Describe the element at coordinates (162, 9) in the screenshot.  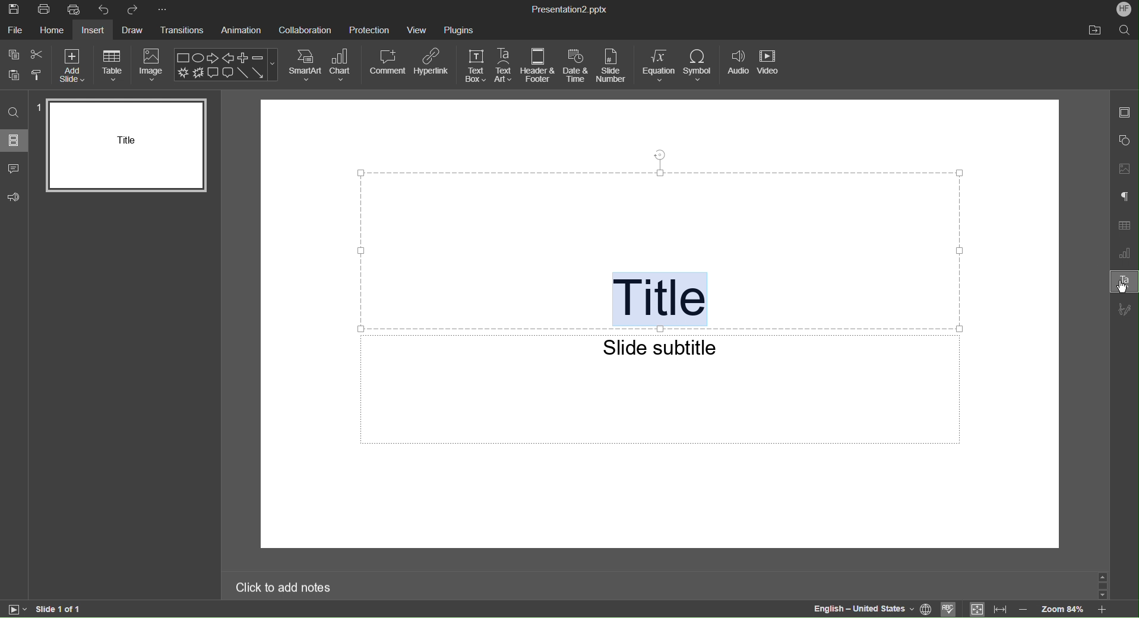
I see `More` at that location.